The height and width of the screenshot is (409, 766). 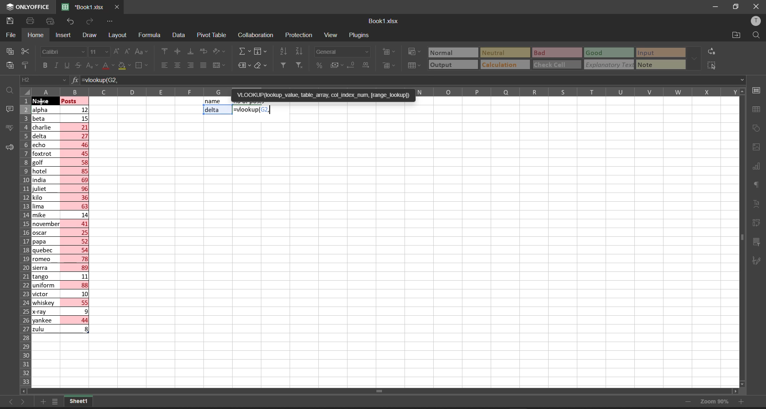 What do you see at coordinates (444, 65) in the screenshot?
I see `output` at bounding box center [444, 65].